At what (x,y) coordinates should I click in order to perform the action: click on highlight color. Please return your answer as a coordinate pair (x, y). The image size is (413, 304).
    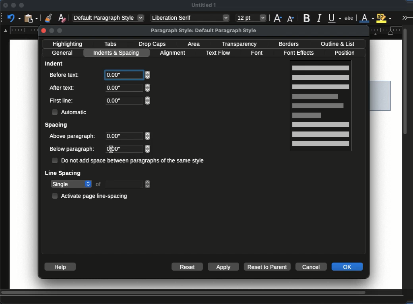
    Looking at the image, I should click on (384, 17).